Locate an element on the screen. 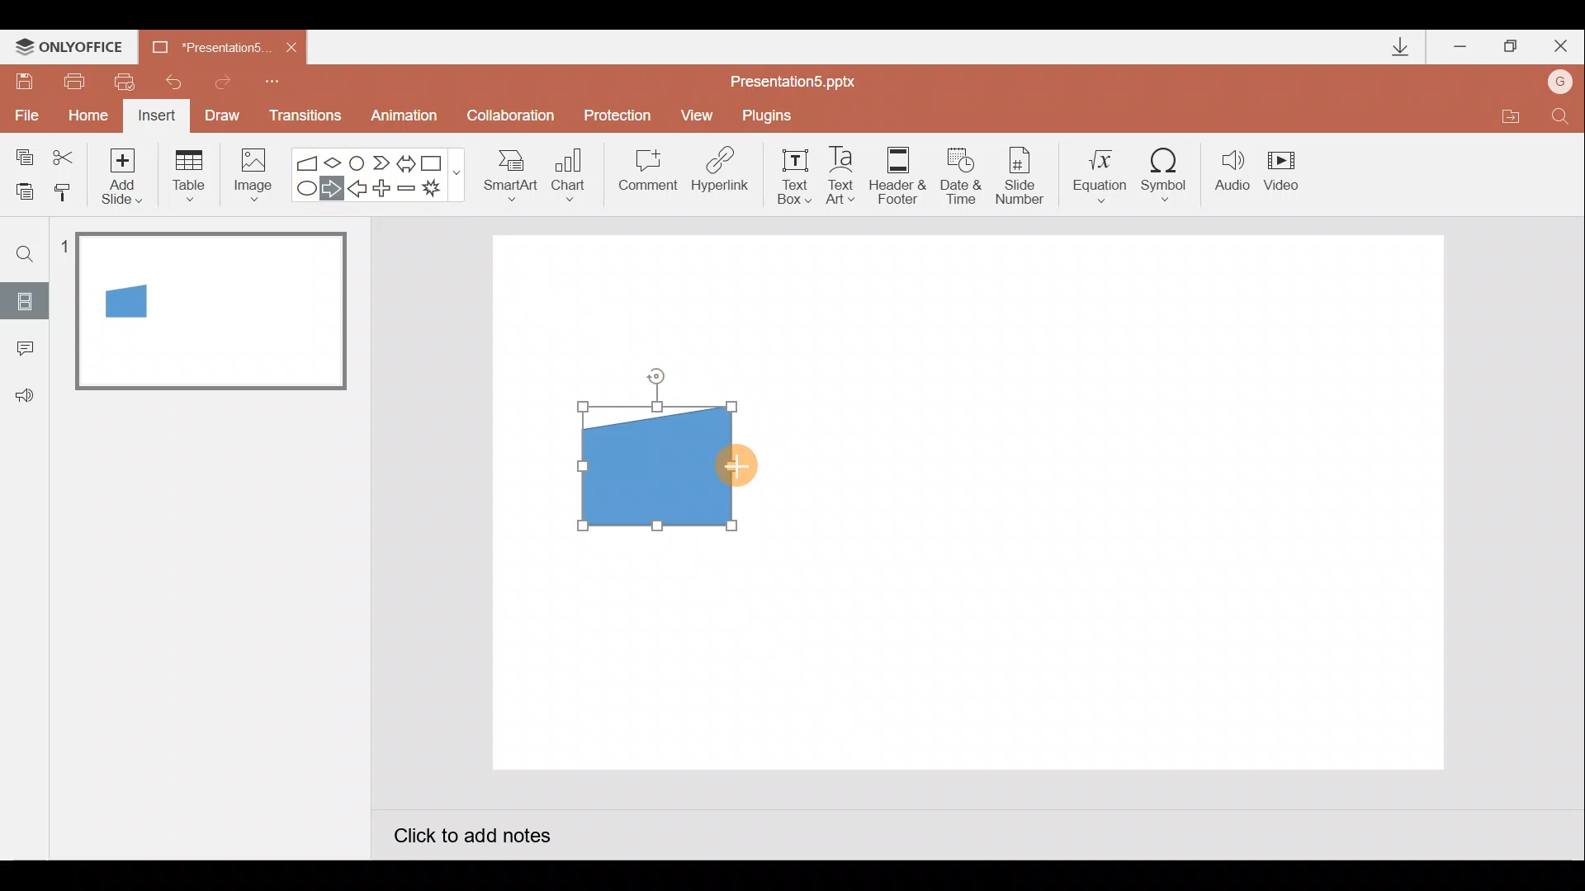 The width and height of the screenshot is (1585, 891). Chevron is located at coordinates (383, 163).